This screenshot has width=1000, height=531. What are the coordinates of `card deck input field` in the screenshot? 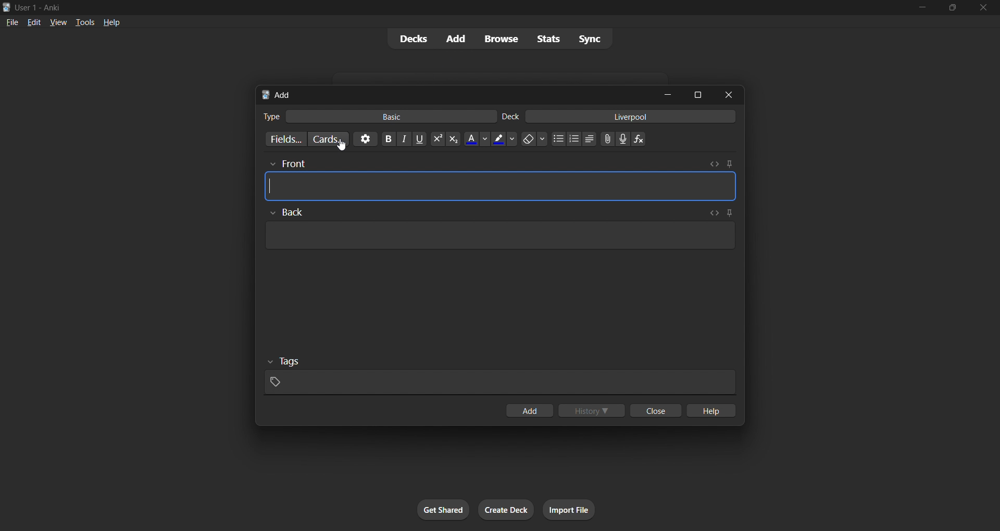 It's located at (621, 117).